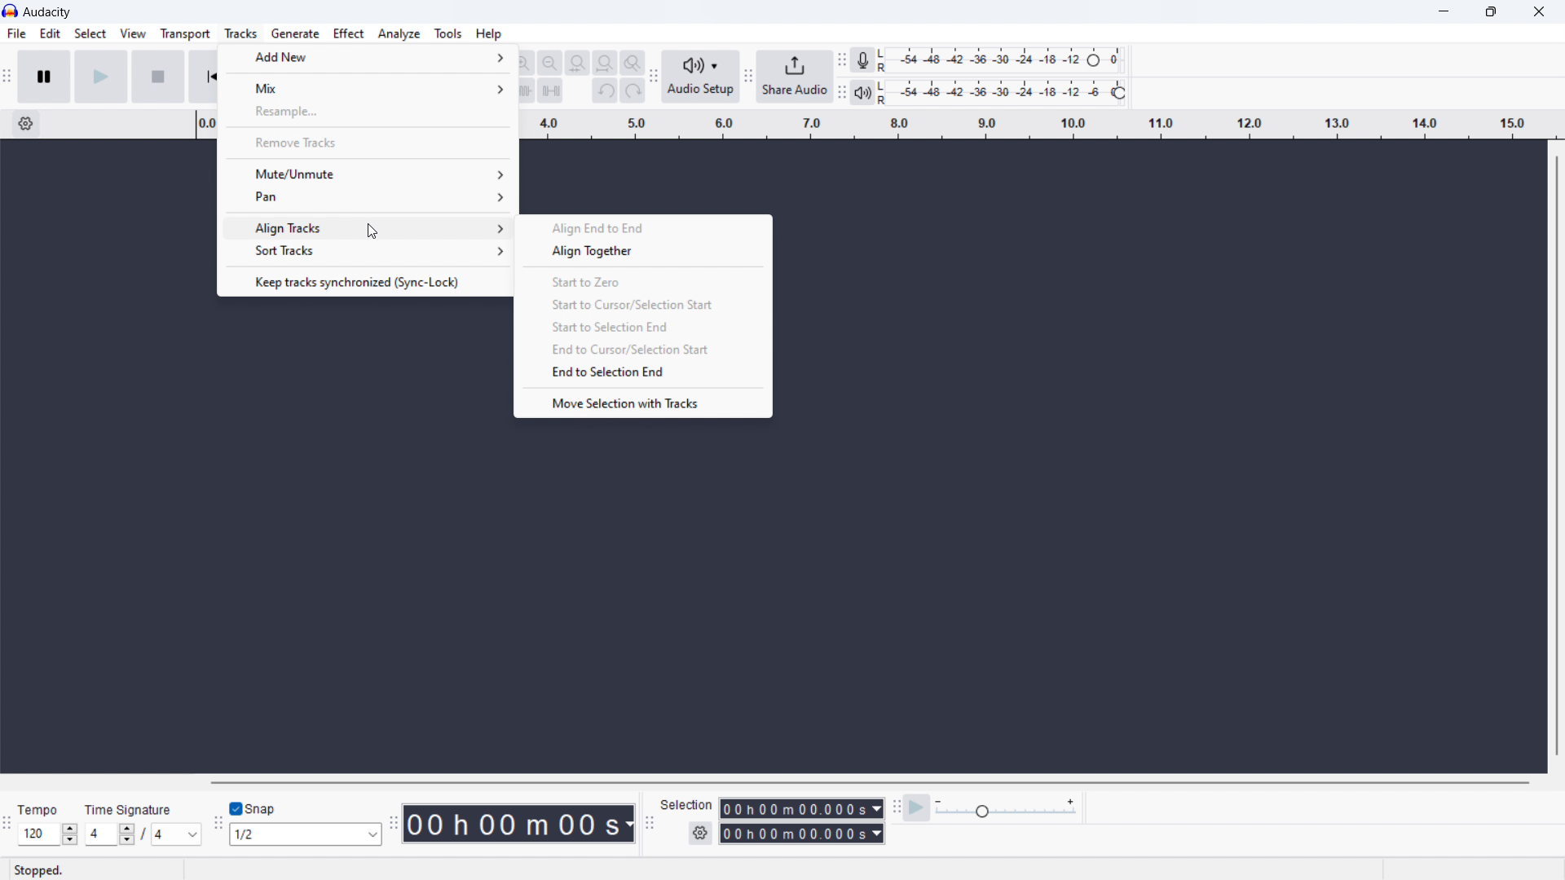 Image resolution: width=1565 pixels, height=880 pixels. What do you see at coordinates (649, 227) in the screenshot?
I see `align end to end` at bounding box center [649, 227].